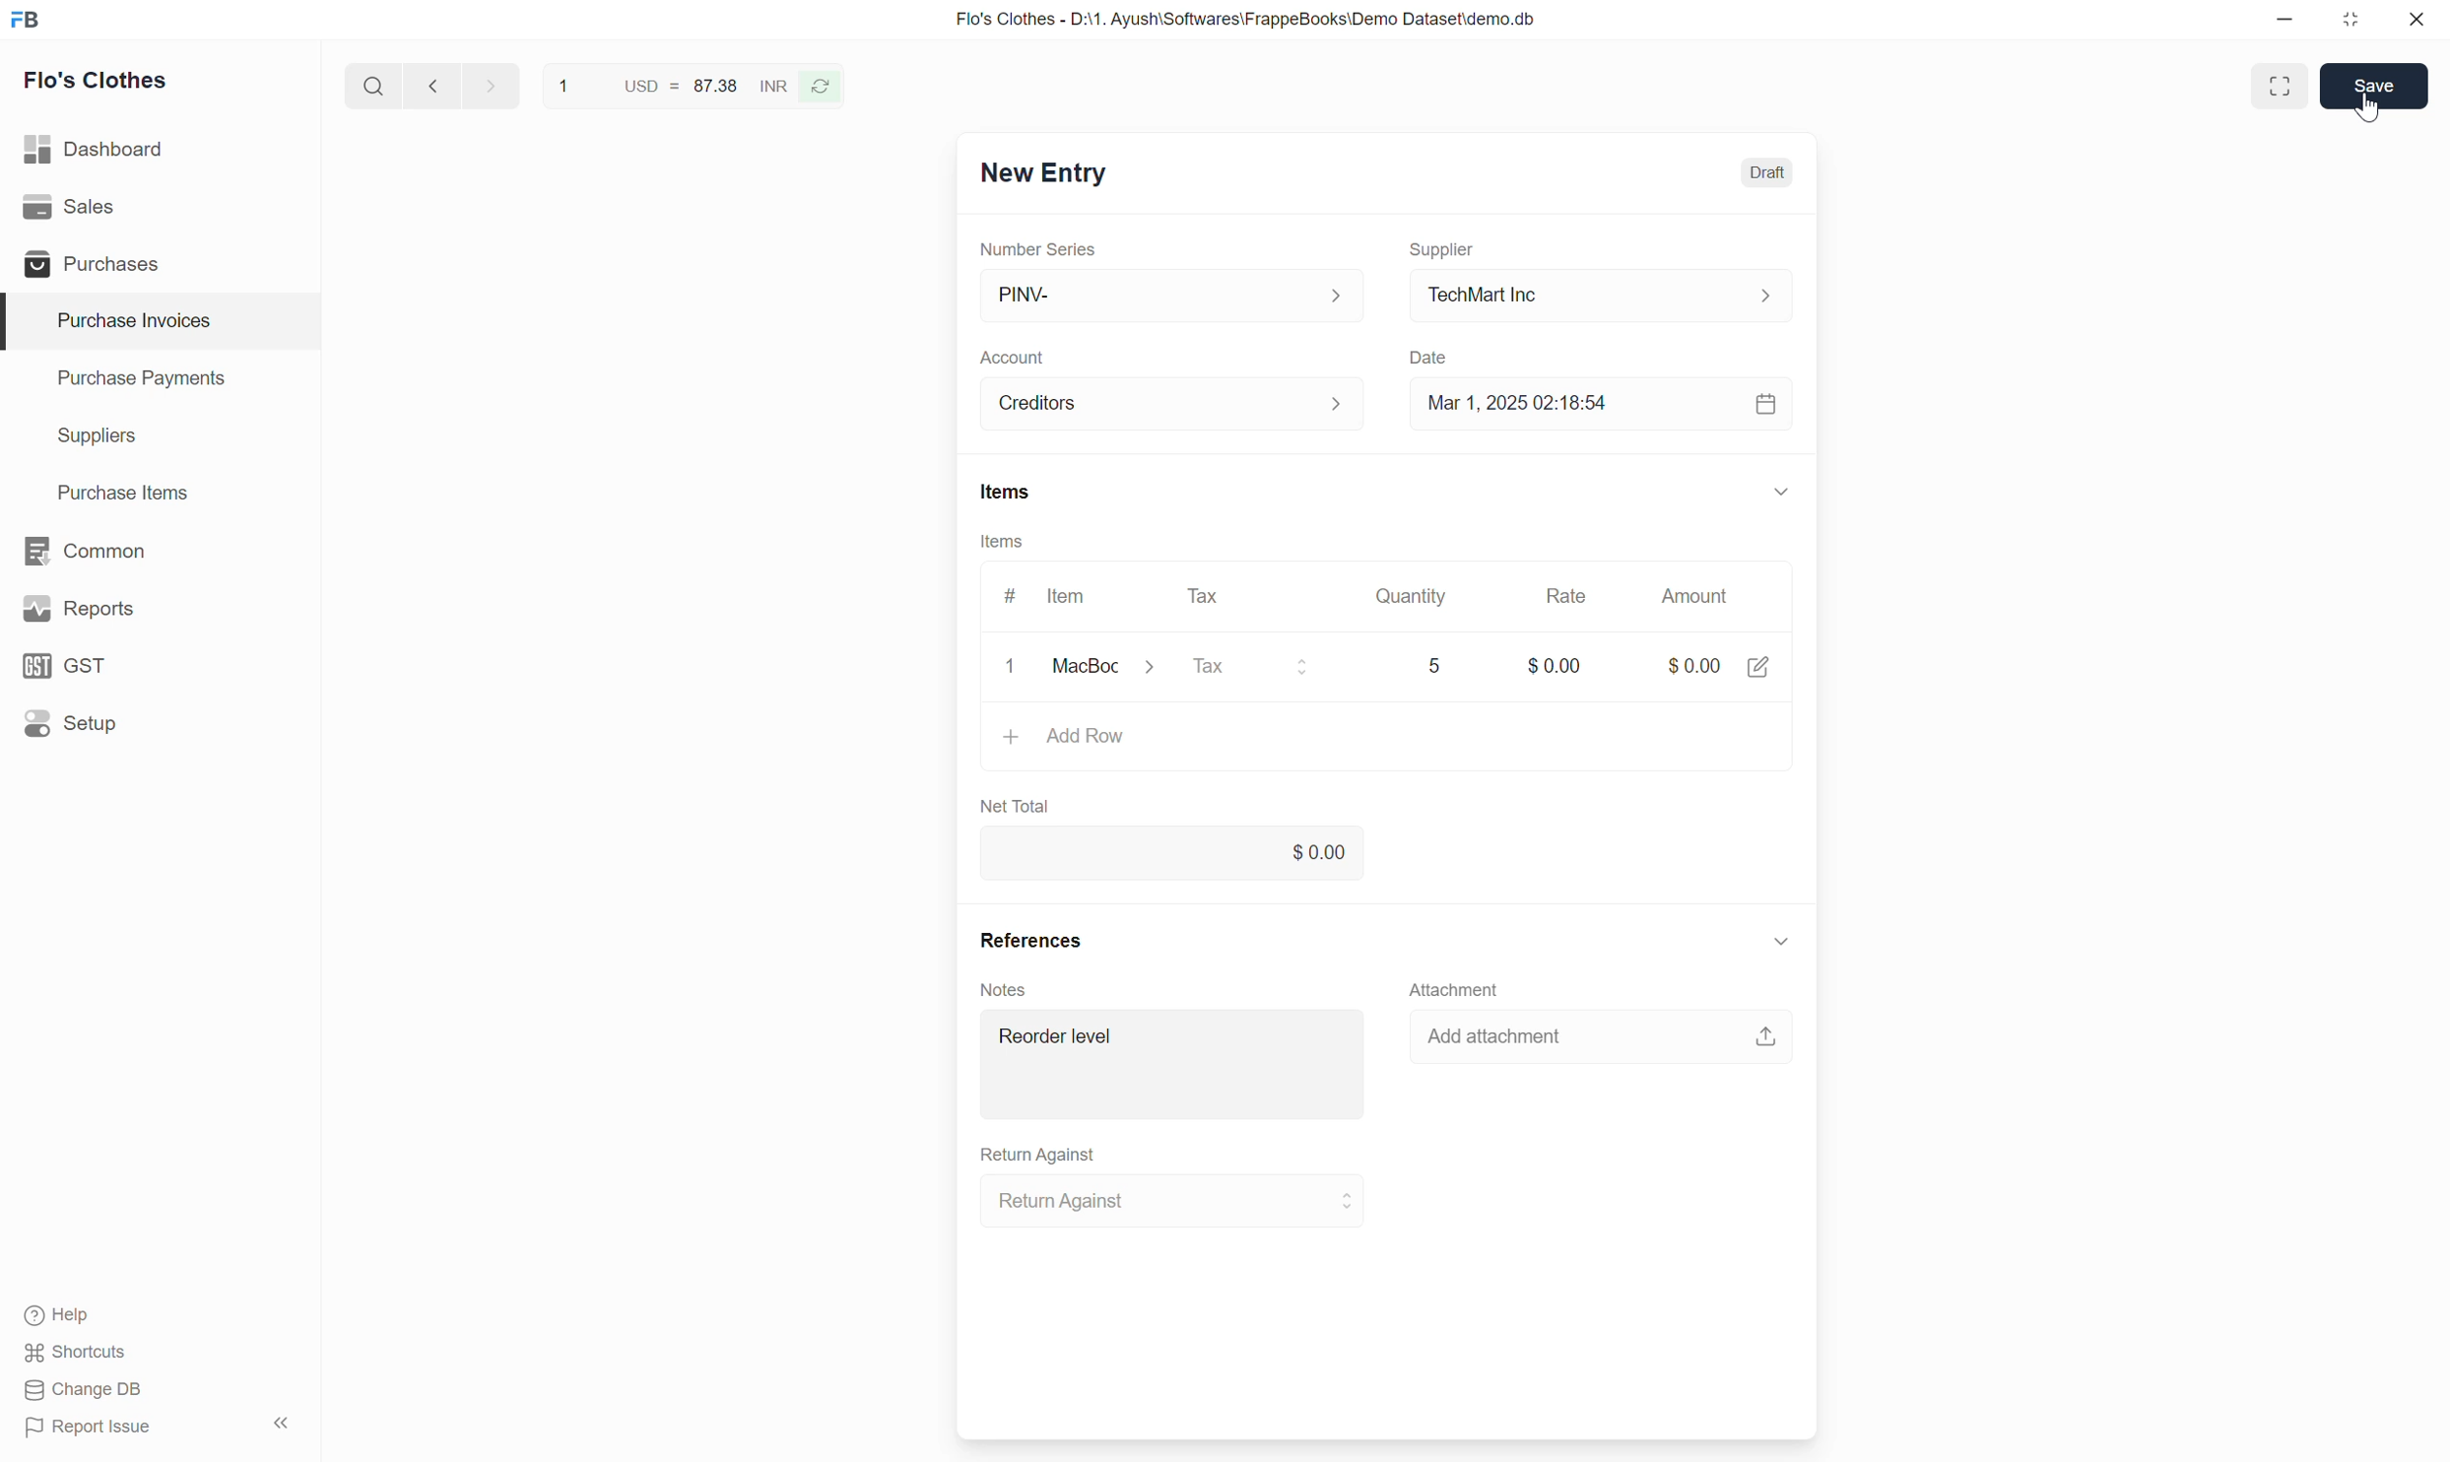 The width and height of the screenshot is (2450, 1462). I want to click on Reorder level, so click(1174, 1063).